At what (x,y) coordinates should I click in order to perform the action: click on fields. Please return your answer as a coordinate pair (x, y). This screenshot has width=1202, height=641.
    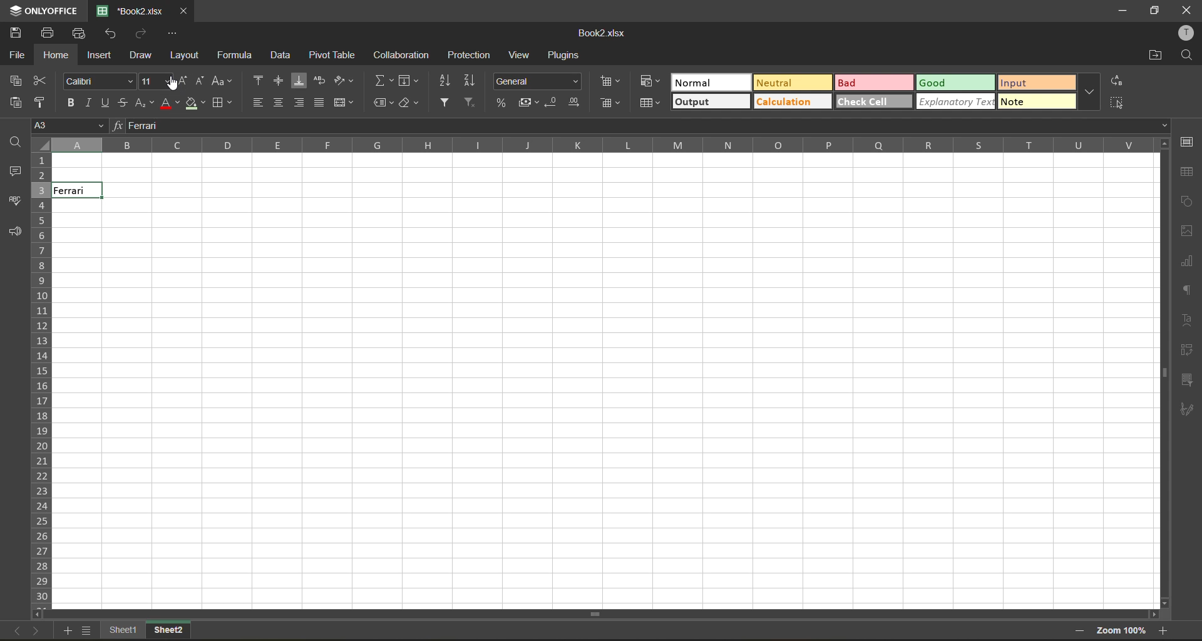
    Looking at the image, I should click on (409, 80).